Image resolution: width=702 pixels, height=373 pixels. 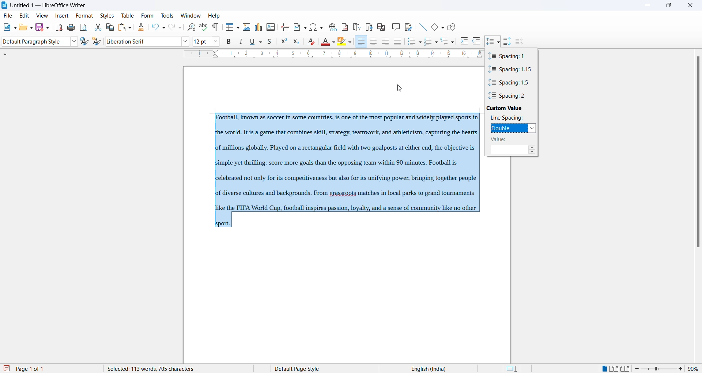 I want to click on scrollbar, so click(x=695, y=154).